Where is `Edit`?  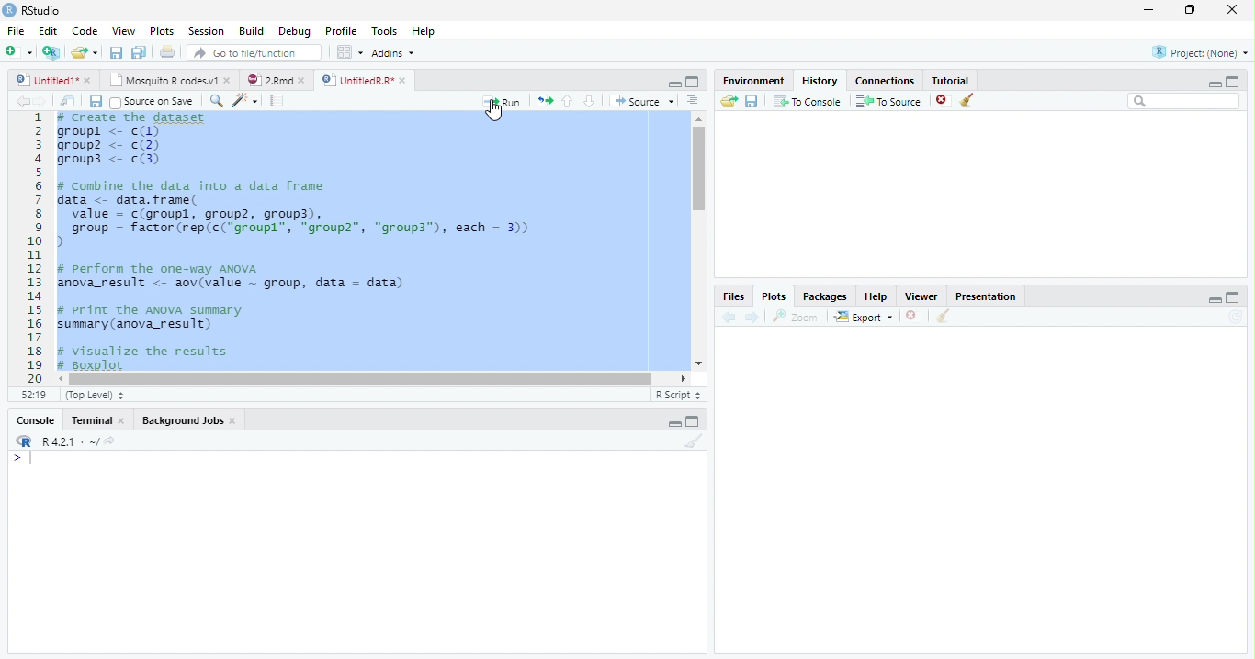
Edit is located at coordinates (47, 30).